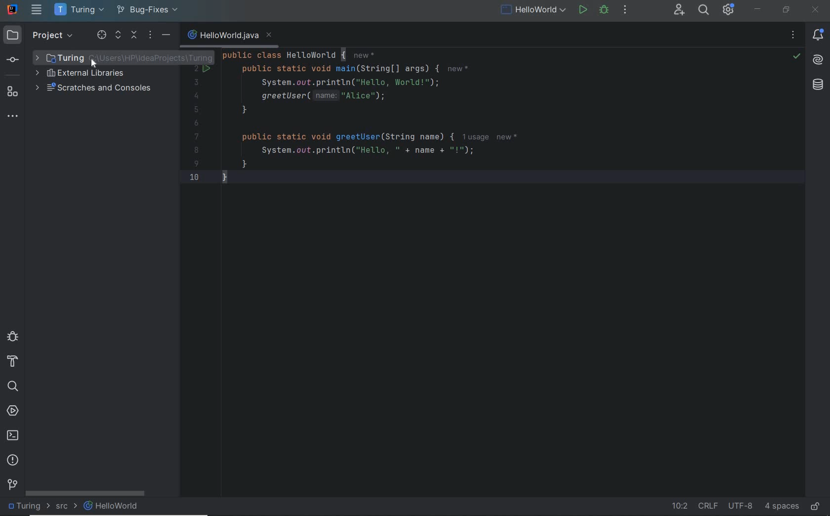  I want to click on 3, so click(195, 82).